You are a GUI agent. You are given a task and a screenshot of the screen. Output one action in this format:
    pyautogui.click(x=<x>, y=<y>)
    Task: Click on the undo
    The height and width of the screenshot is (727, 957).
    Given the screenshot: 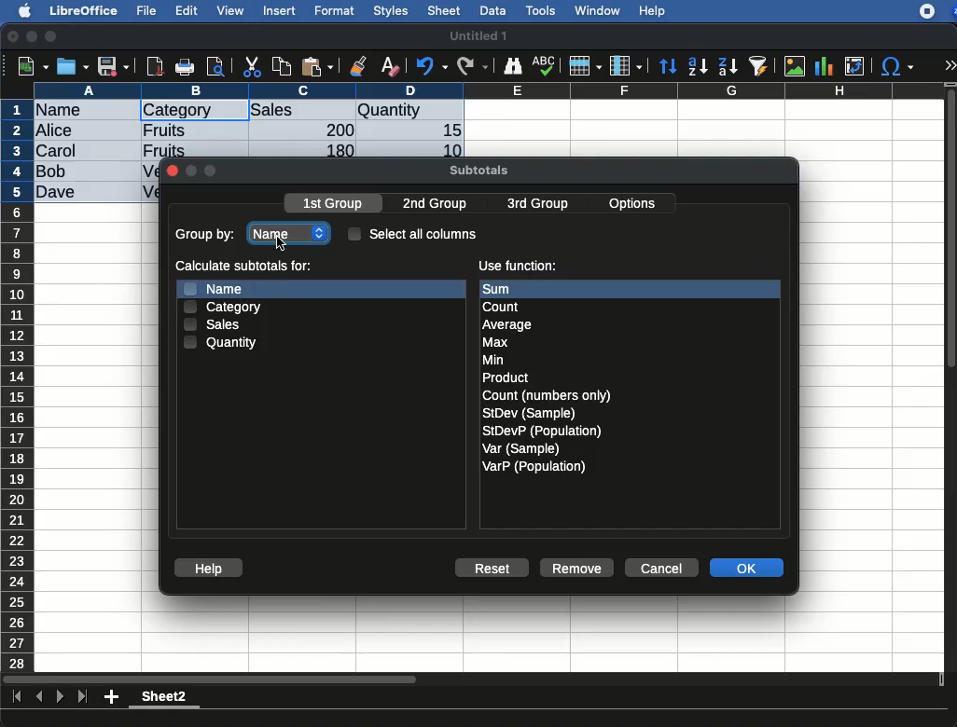 What is the action you would take?
    pyautogui.click(x=432, y=66)
    